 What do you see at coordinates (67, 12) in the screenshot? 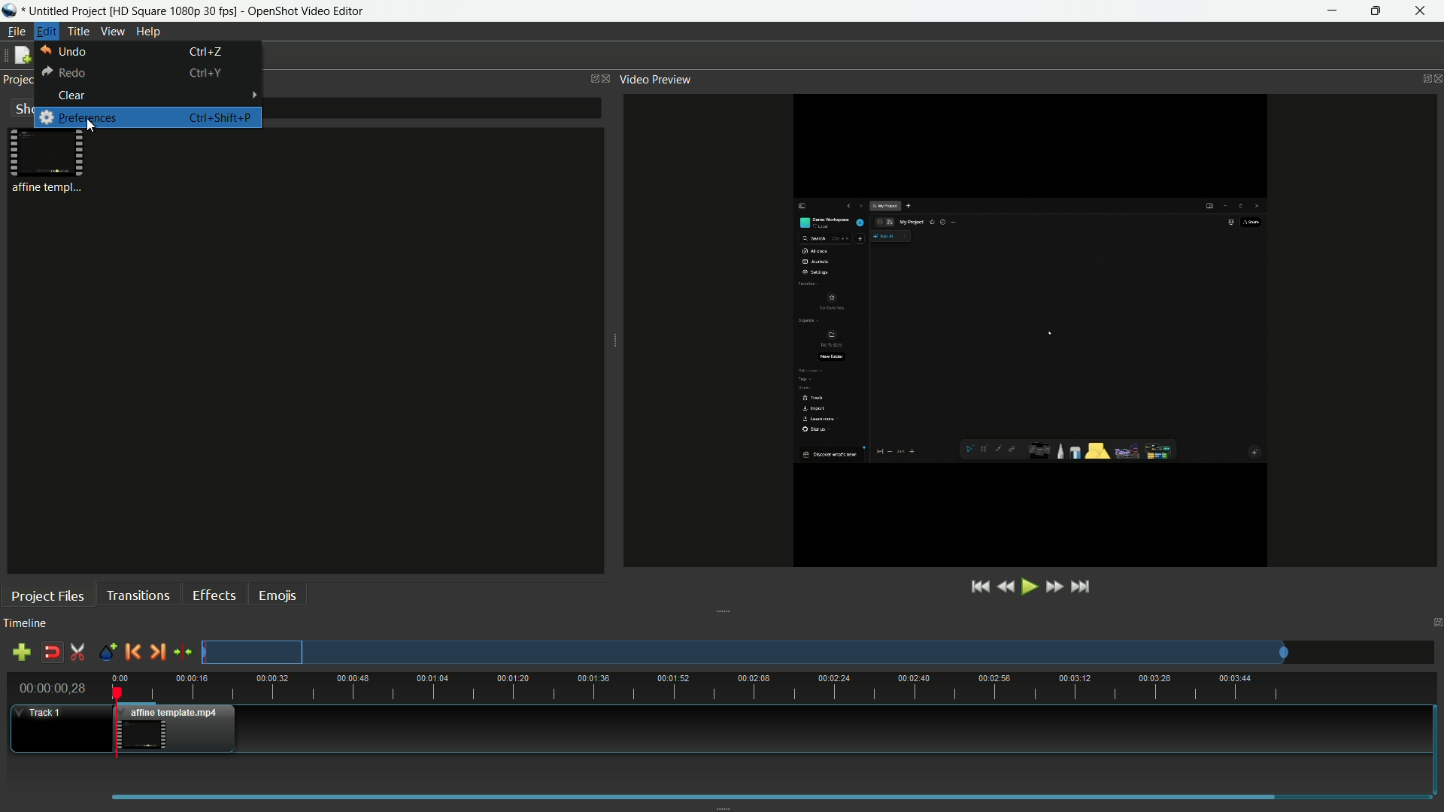
I see `project name` at bounding box center [67, 12].